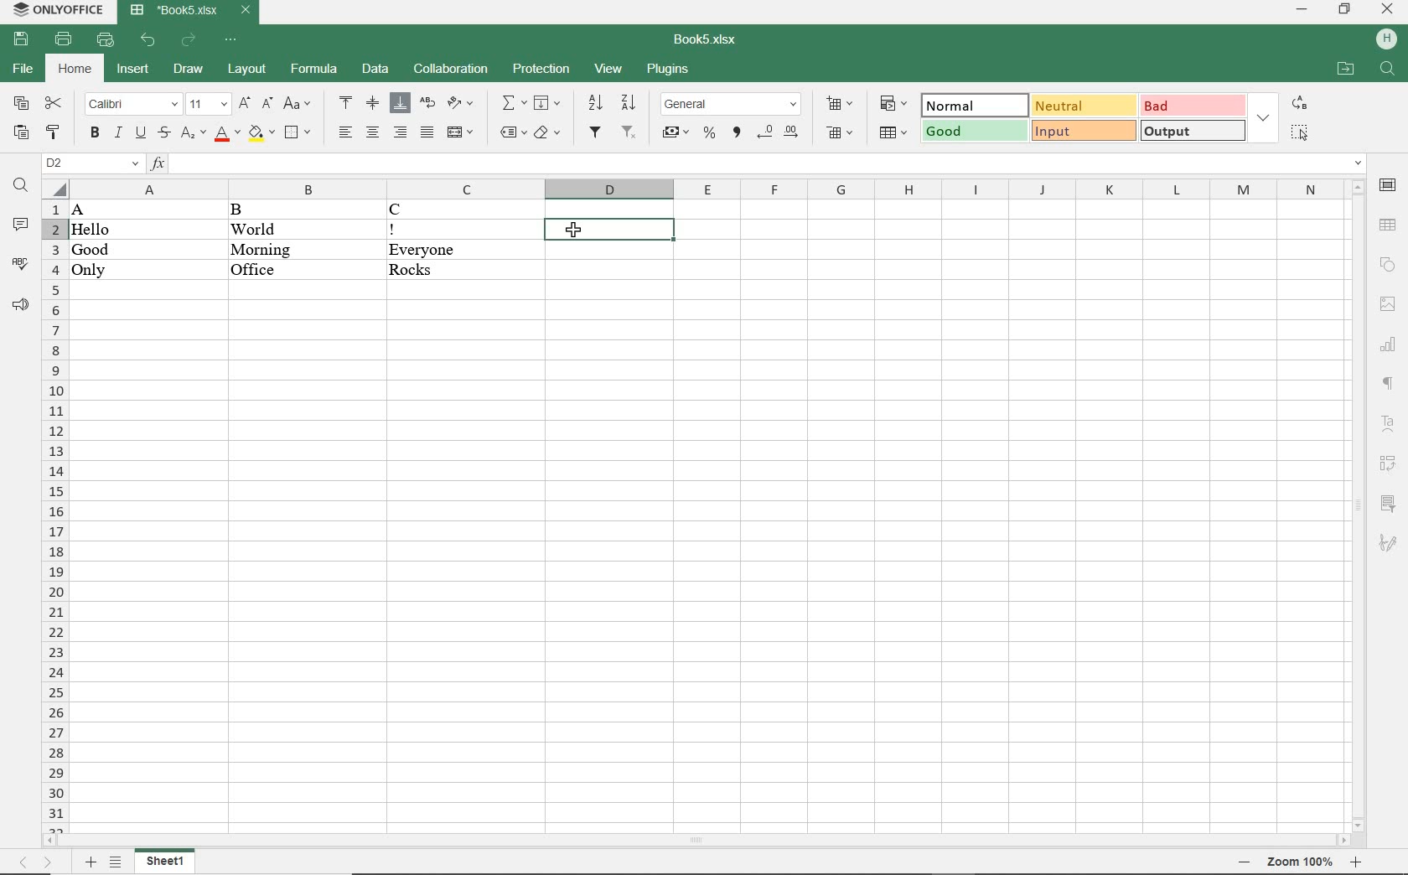 The image size is (1408, 875). What do you see at coordinates (894, 104) in the screenshot?
I see `CONDITIONAL FORMATTING` at bounding box center [894, 104].